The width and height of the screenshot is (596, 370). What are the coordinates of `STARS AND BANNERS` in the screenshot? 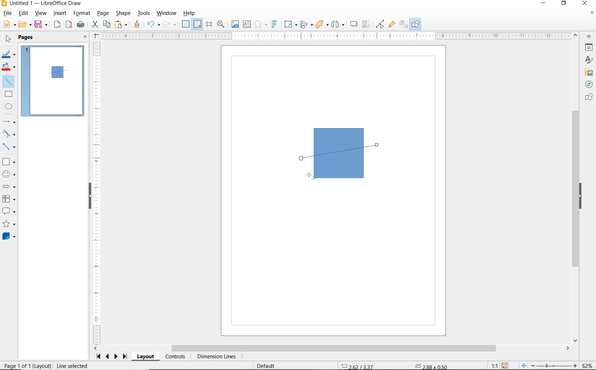 It's located at (9, 224).